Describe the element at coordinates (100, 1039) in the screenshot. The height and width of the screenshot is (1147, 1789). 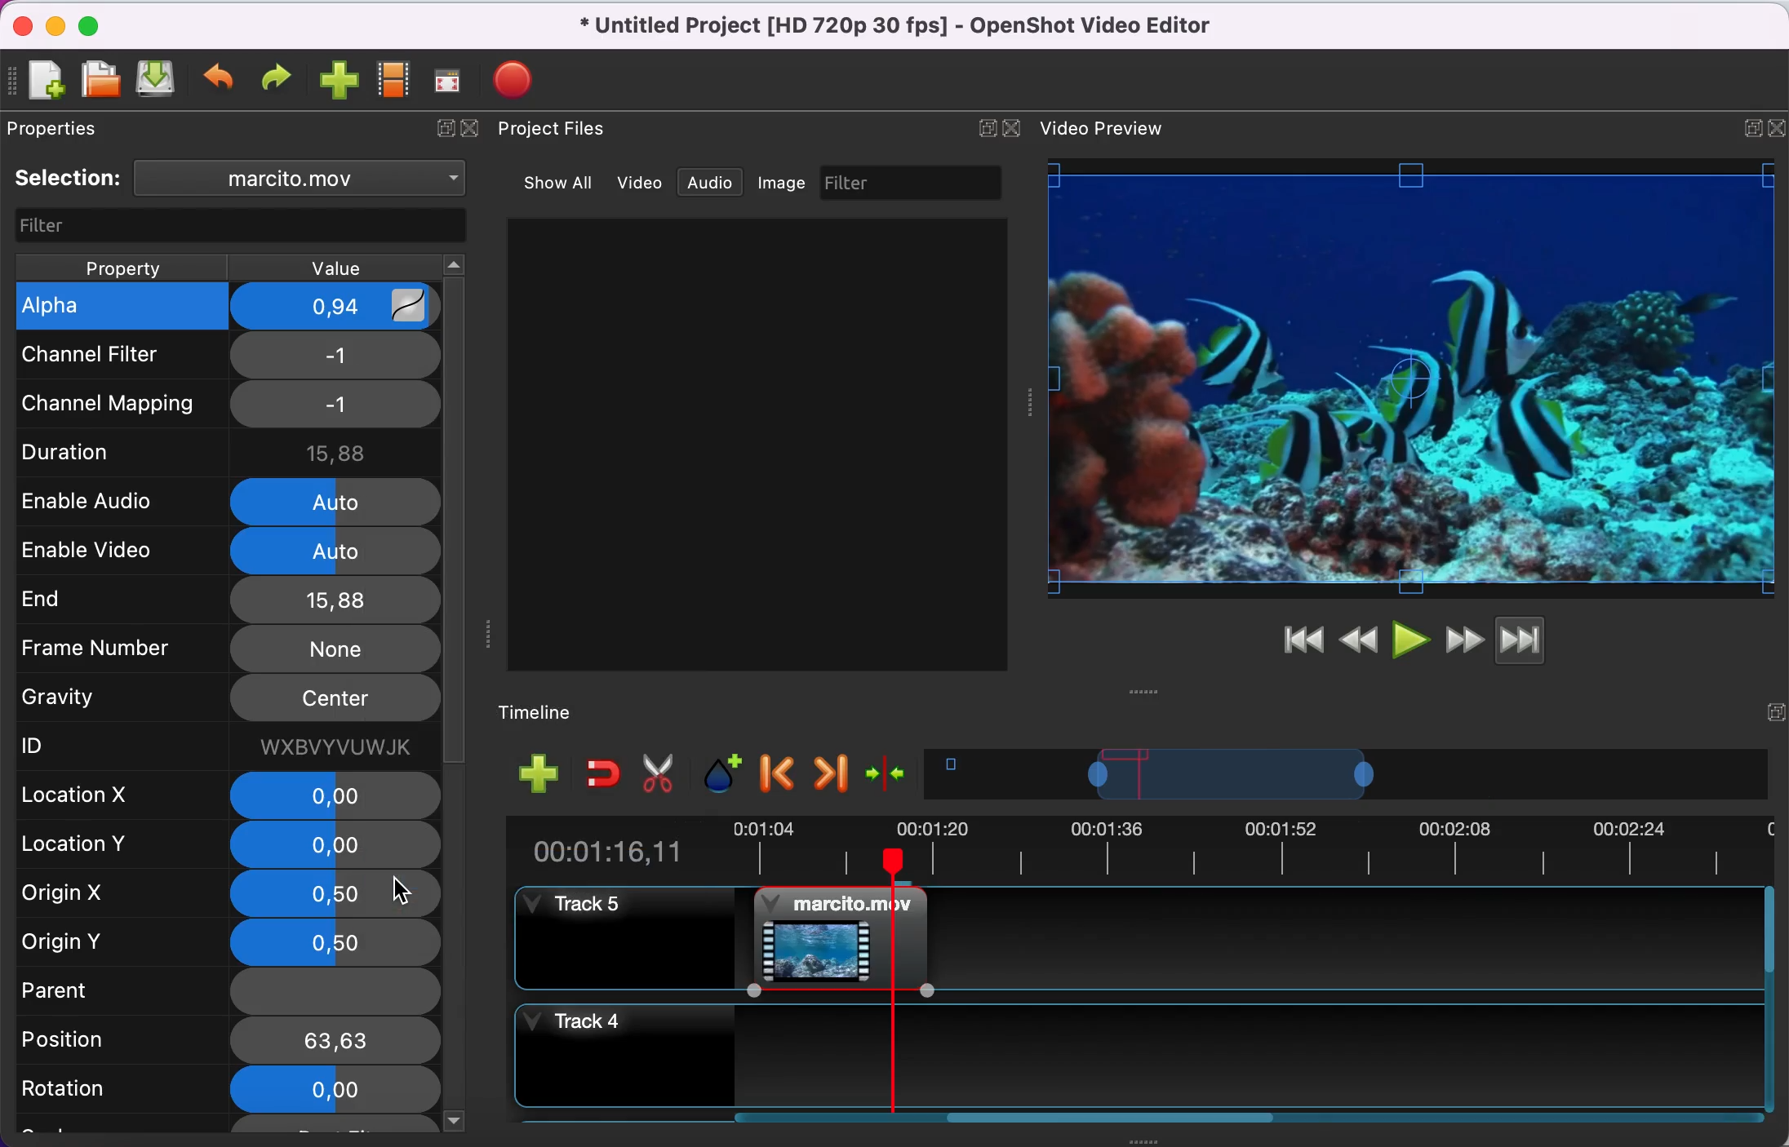
I see `Position` at that location.